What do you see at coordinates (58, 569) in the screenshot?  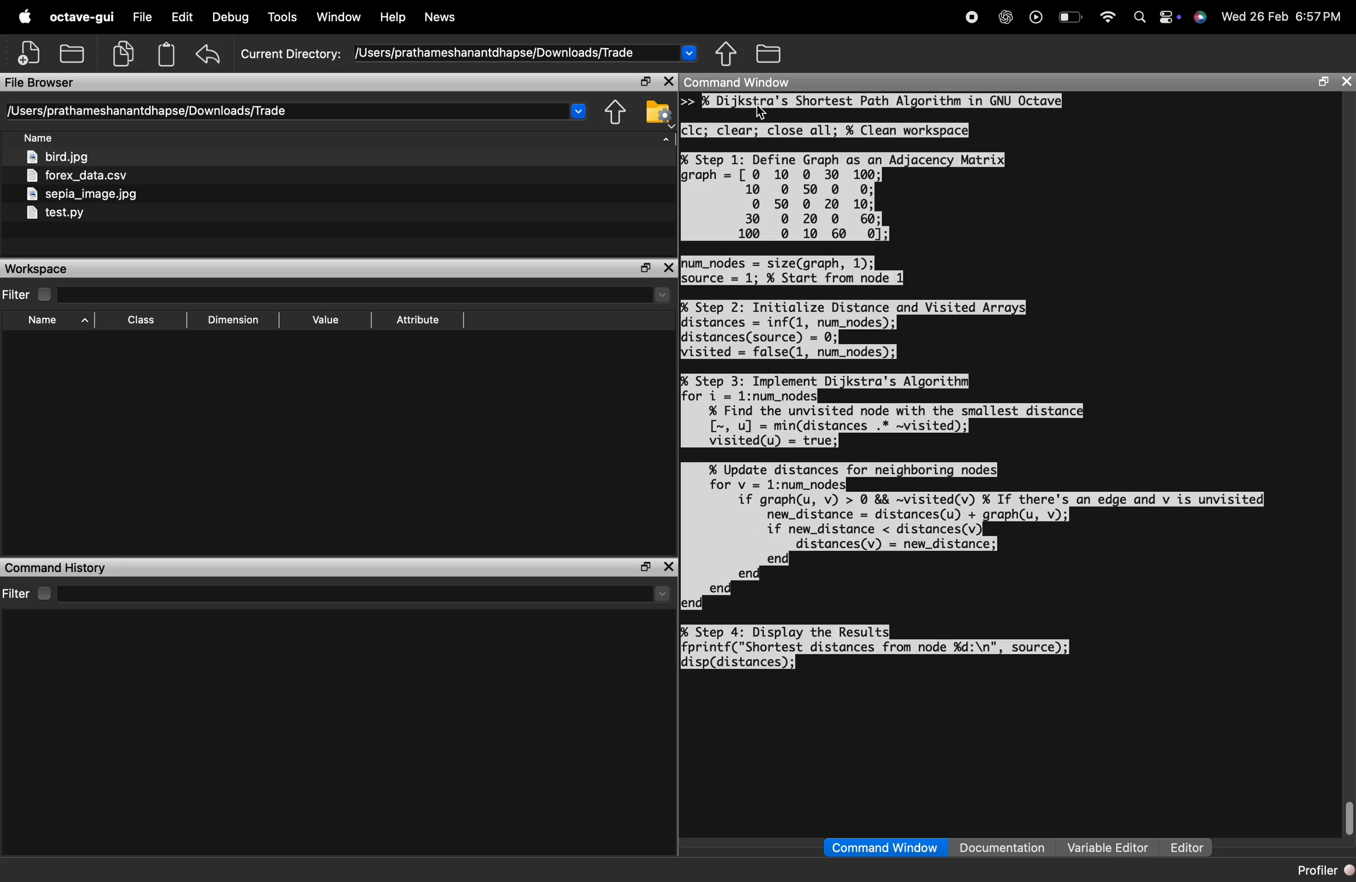 I see `command history` at bounding box center [58, 569].